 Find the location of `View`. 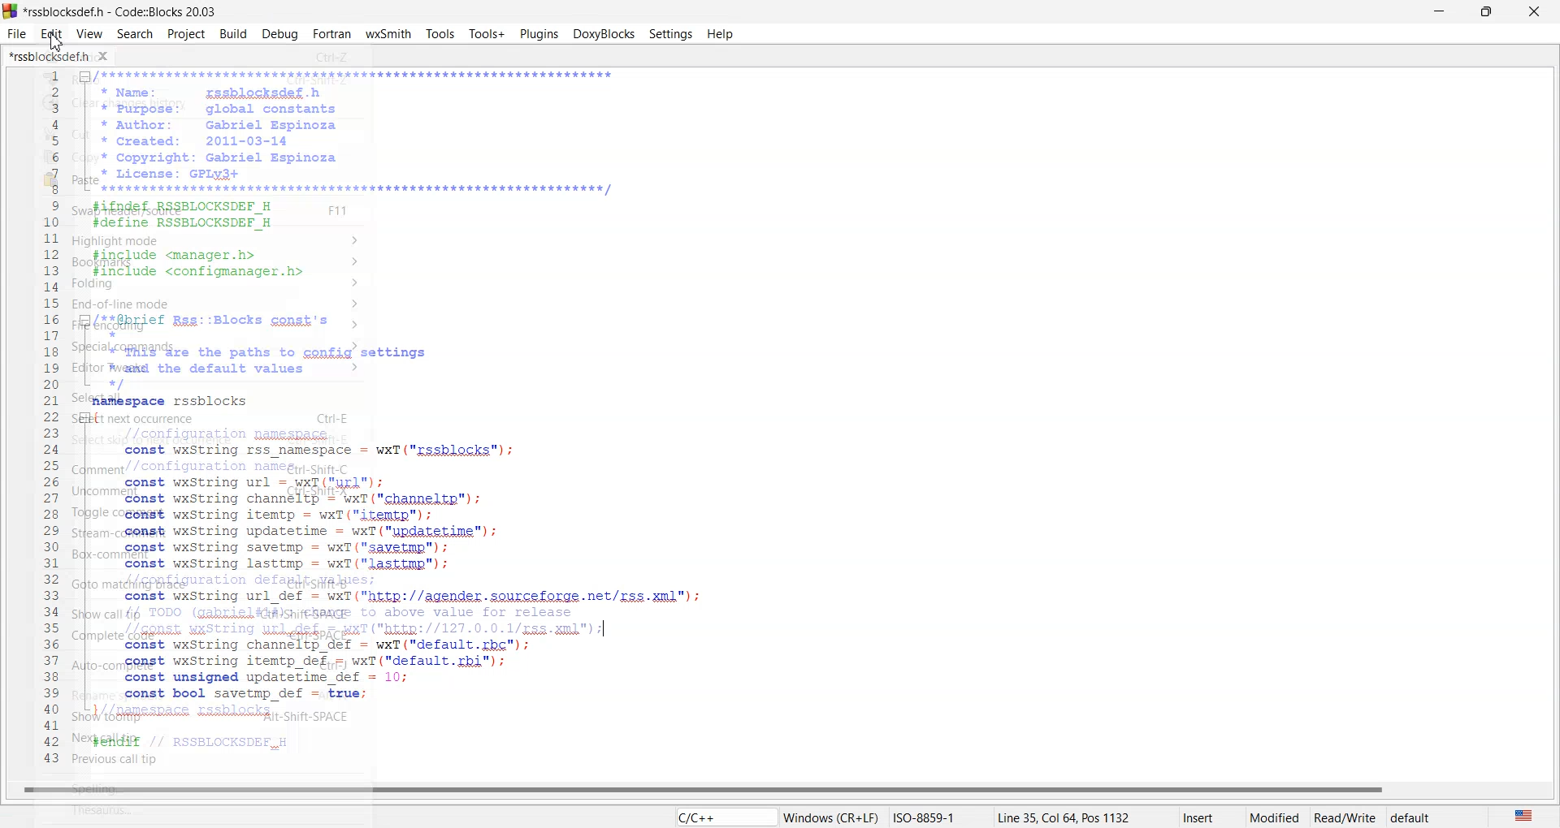

View is located at coordinates (89, 34).